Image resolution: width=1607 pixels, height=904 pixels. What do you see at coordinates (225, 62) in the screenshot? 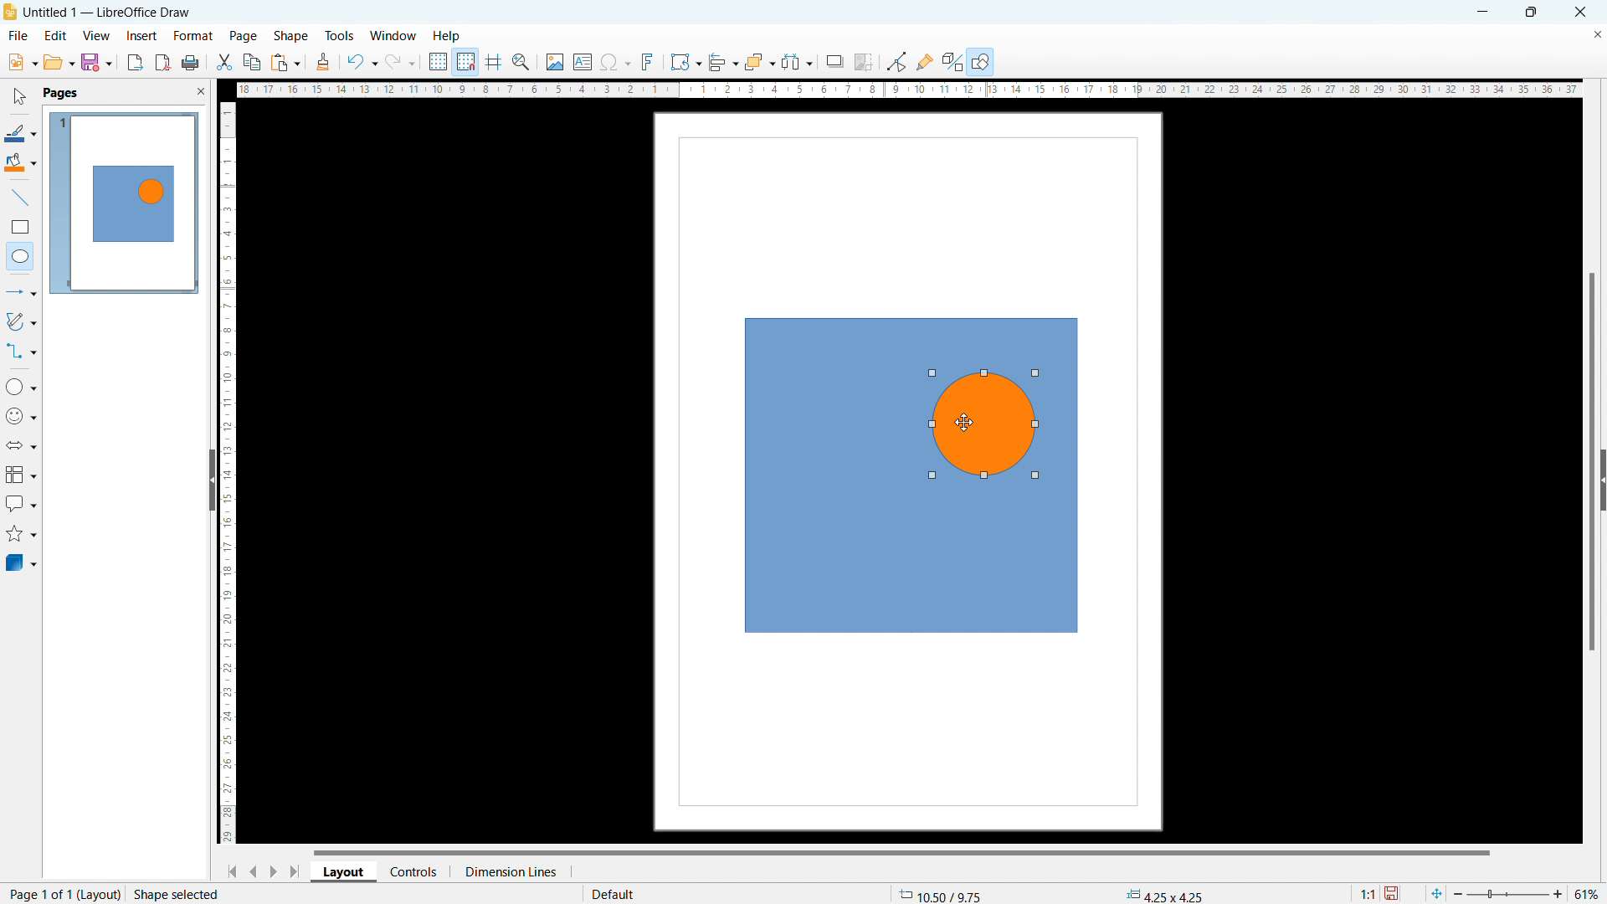
I see `cut` at bounding box center [225, 62].